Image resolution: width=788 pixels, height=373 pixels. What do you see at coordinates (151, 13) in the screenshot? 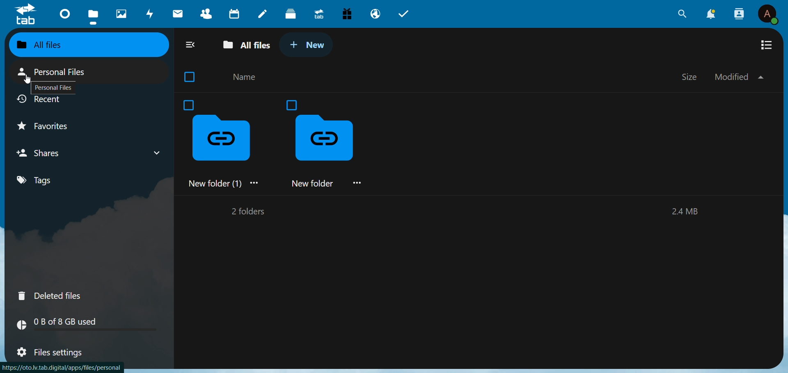
I see `actiivity` at bounding box center [151, 13].